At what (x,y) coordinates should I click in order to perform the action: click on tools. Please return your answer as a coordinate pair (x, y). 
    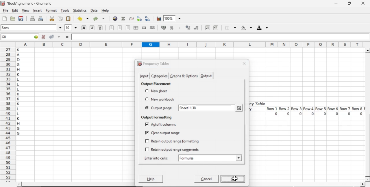
    Looking at the image, I should click on (65, 10).